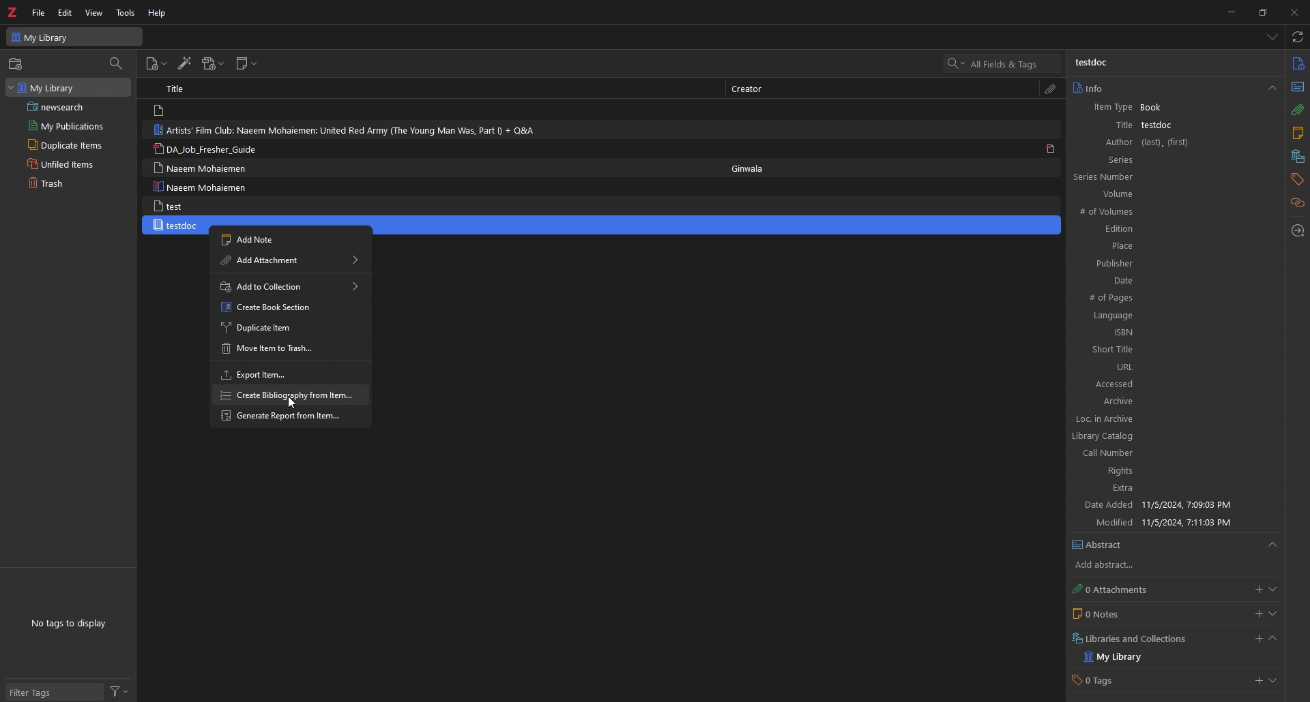  What do you see at coordinates (53, 693) in the screenshot?
I see `filter tags` at bounding box center [53, 693].